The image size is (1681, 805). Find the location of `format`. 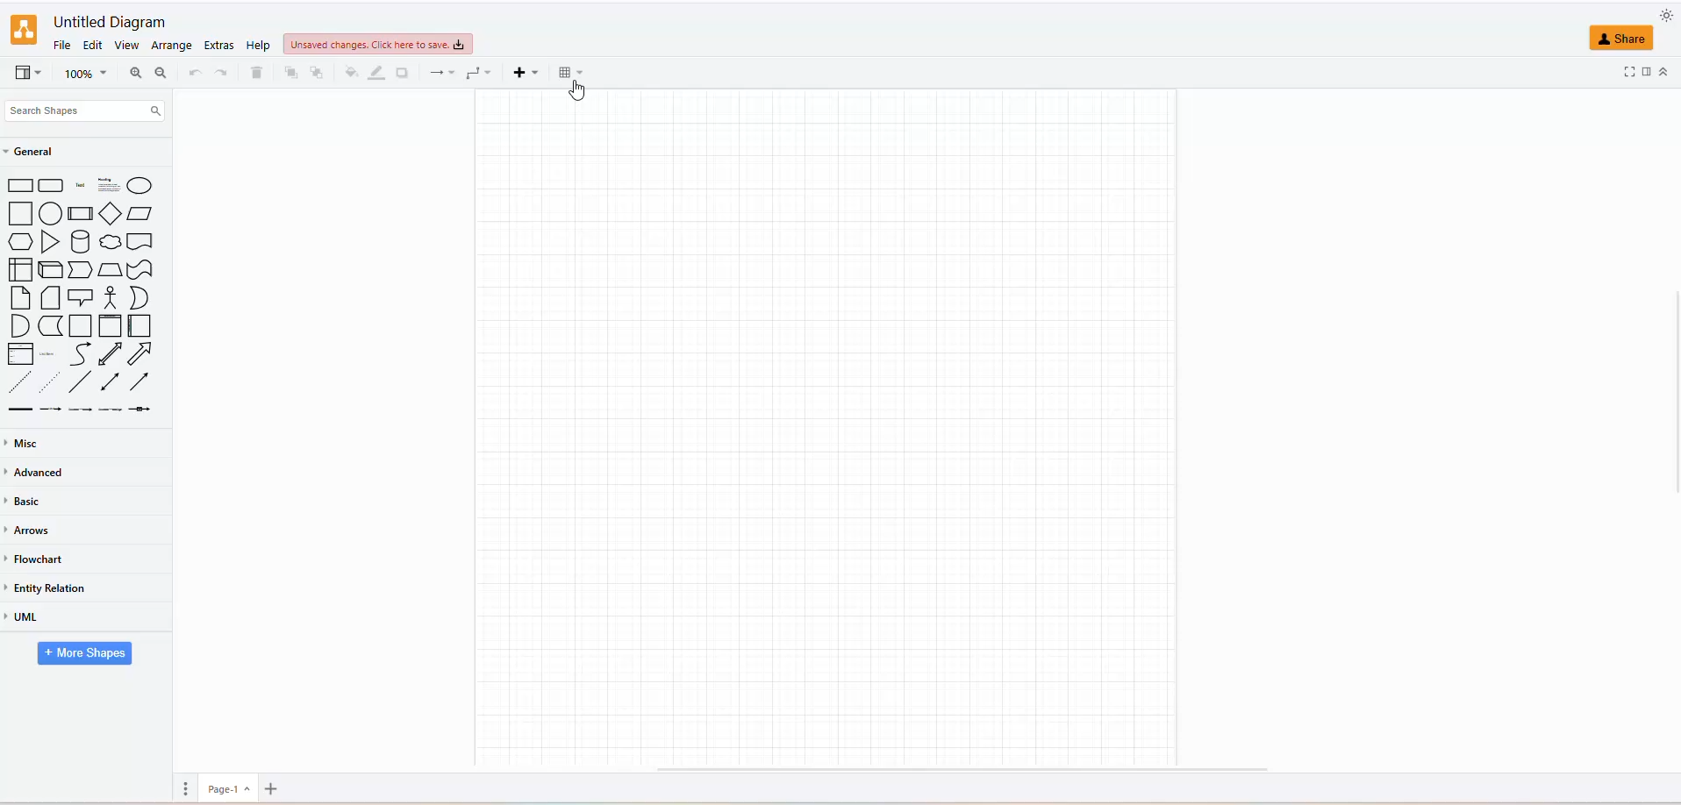

format is located at coordinates (1649, 75).